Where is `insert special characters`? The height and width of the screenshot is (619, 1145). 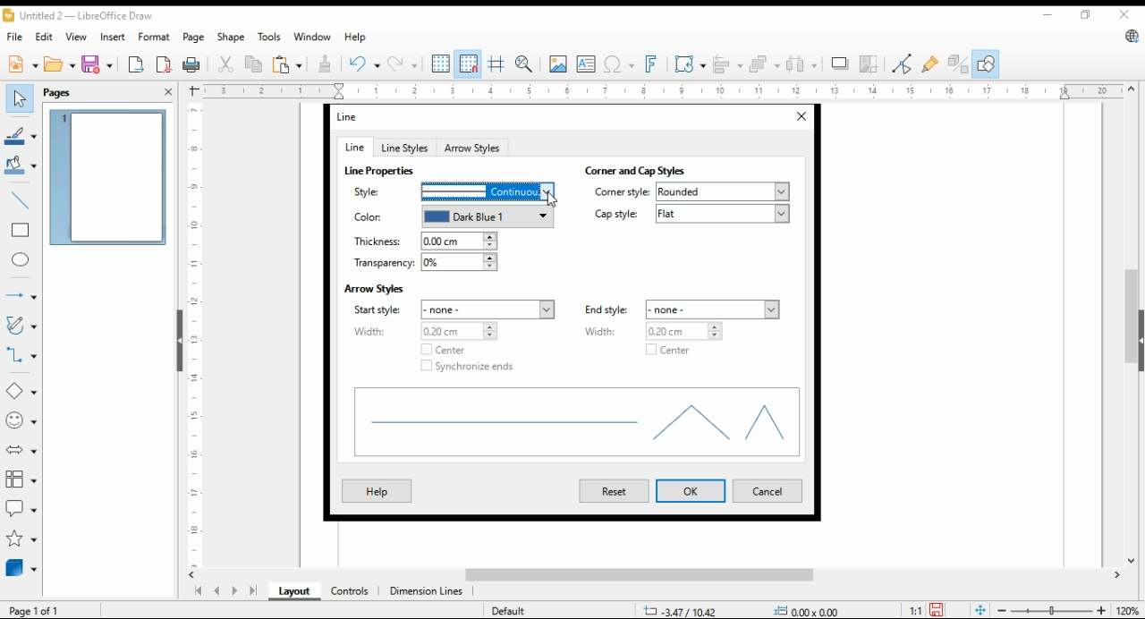 insert special characters is located at coordinates (617, 64).